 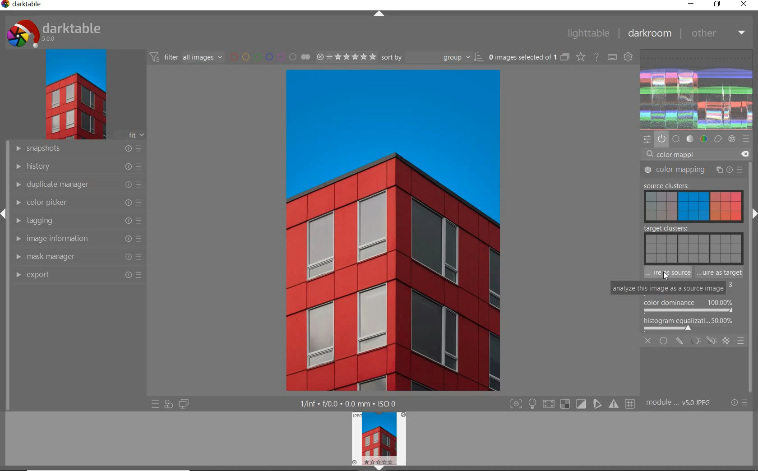 What do you see at coordinates (365, 230) in the screenshot?
I see `selected image ` at bounding box center [365, 230].